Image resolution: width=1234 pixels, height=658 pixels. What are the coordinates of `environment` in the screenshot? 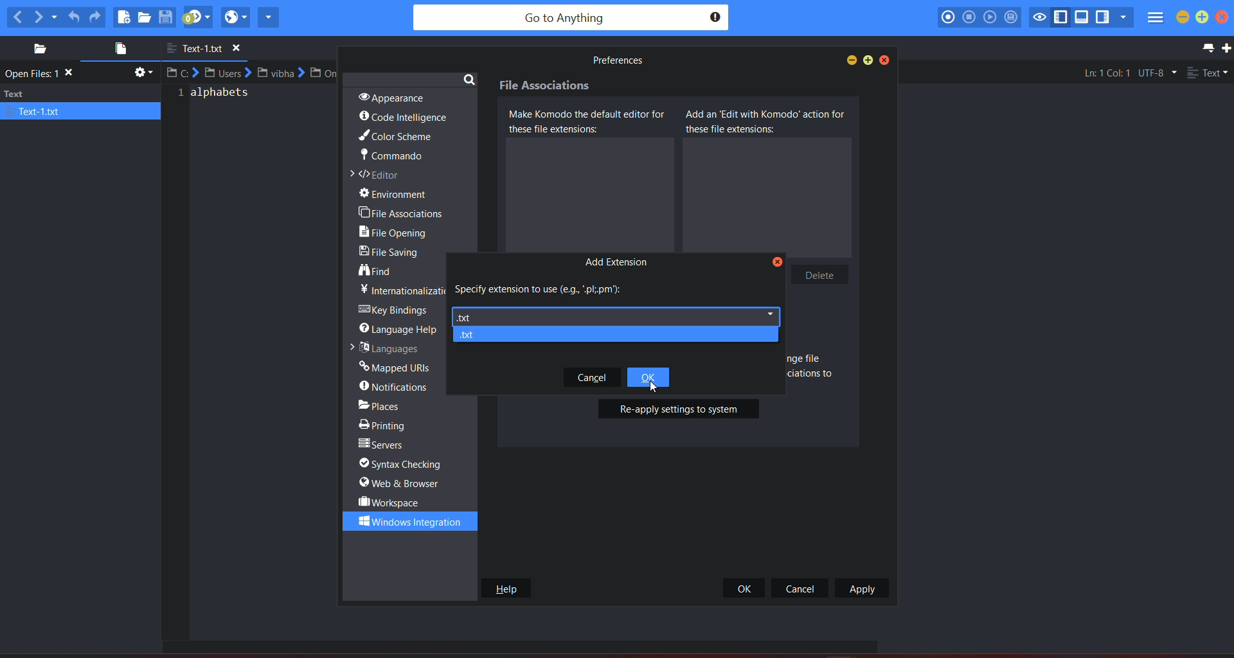 It's located at (398, 195).